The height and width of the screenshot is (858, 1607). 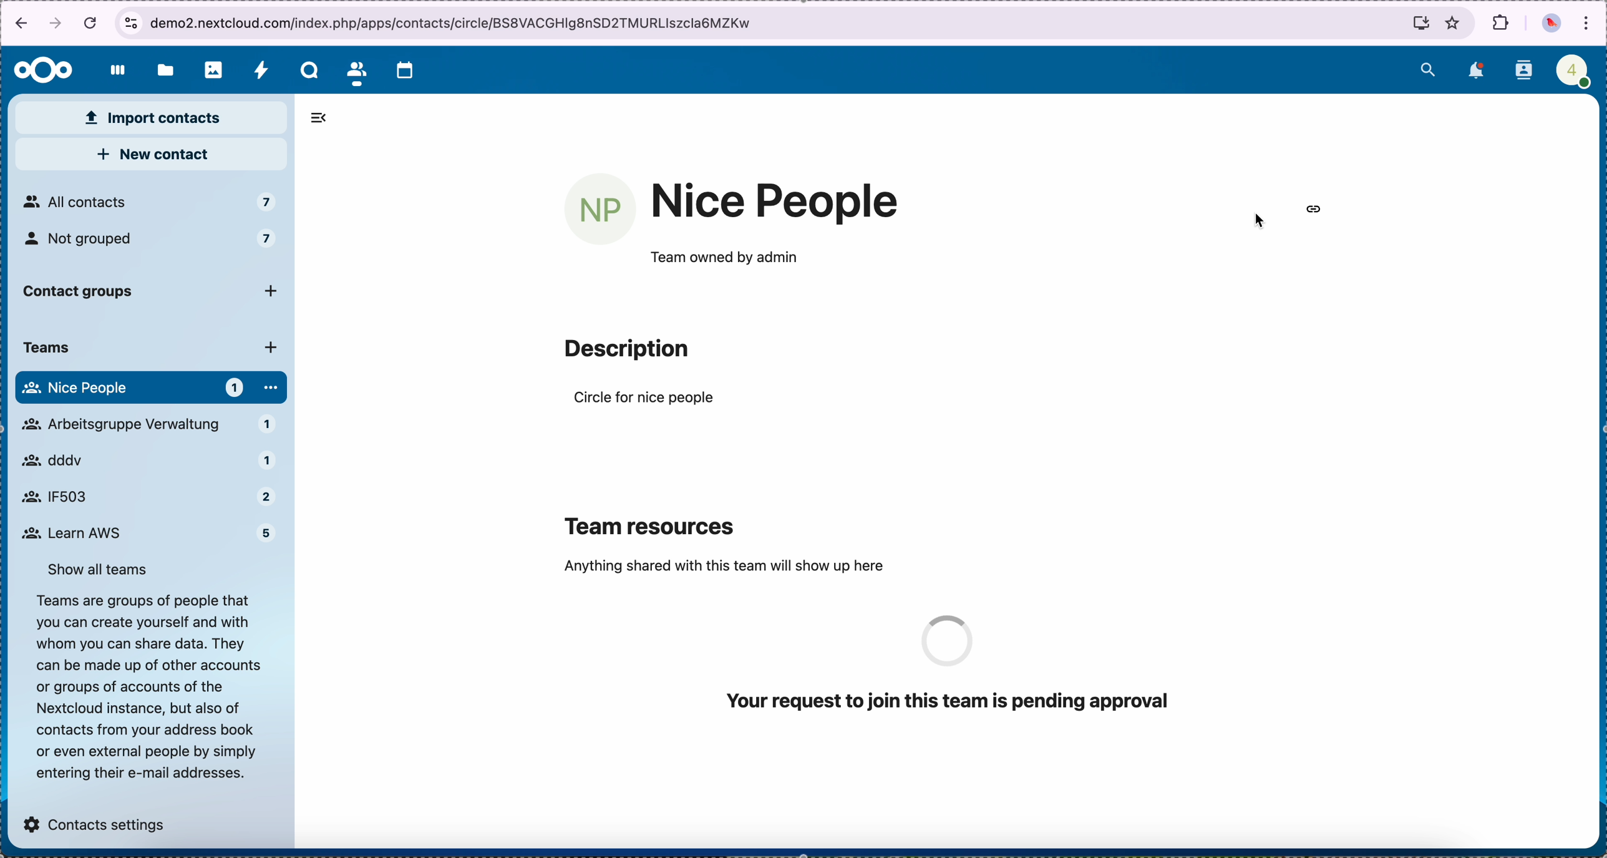 I want to click on anything shared with this team will show up here, so click(x=724, y=566).